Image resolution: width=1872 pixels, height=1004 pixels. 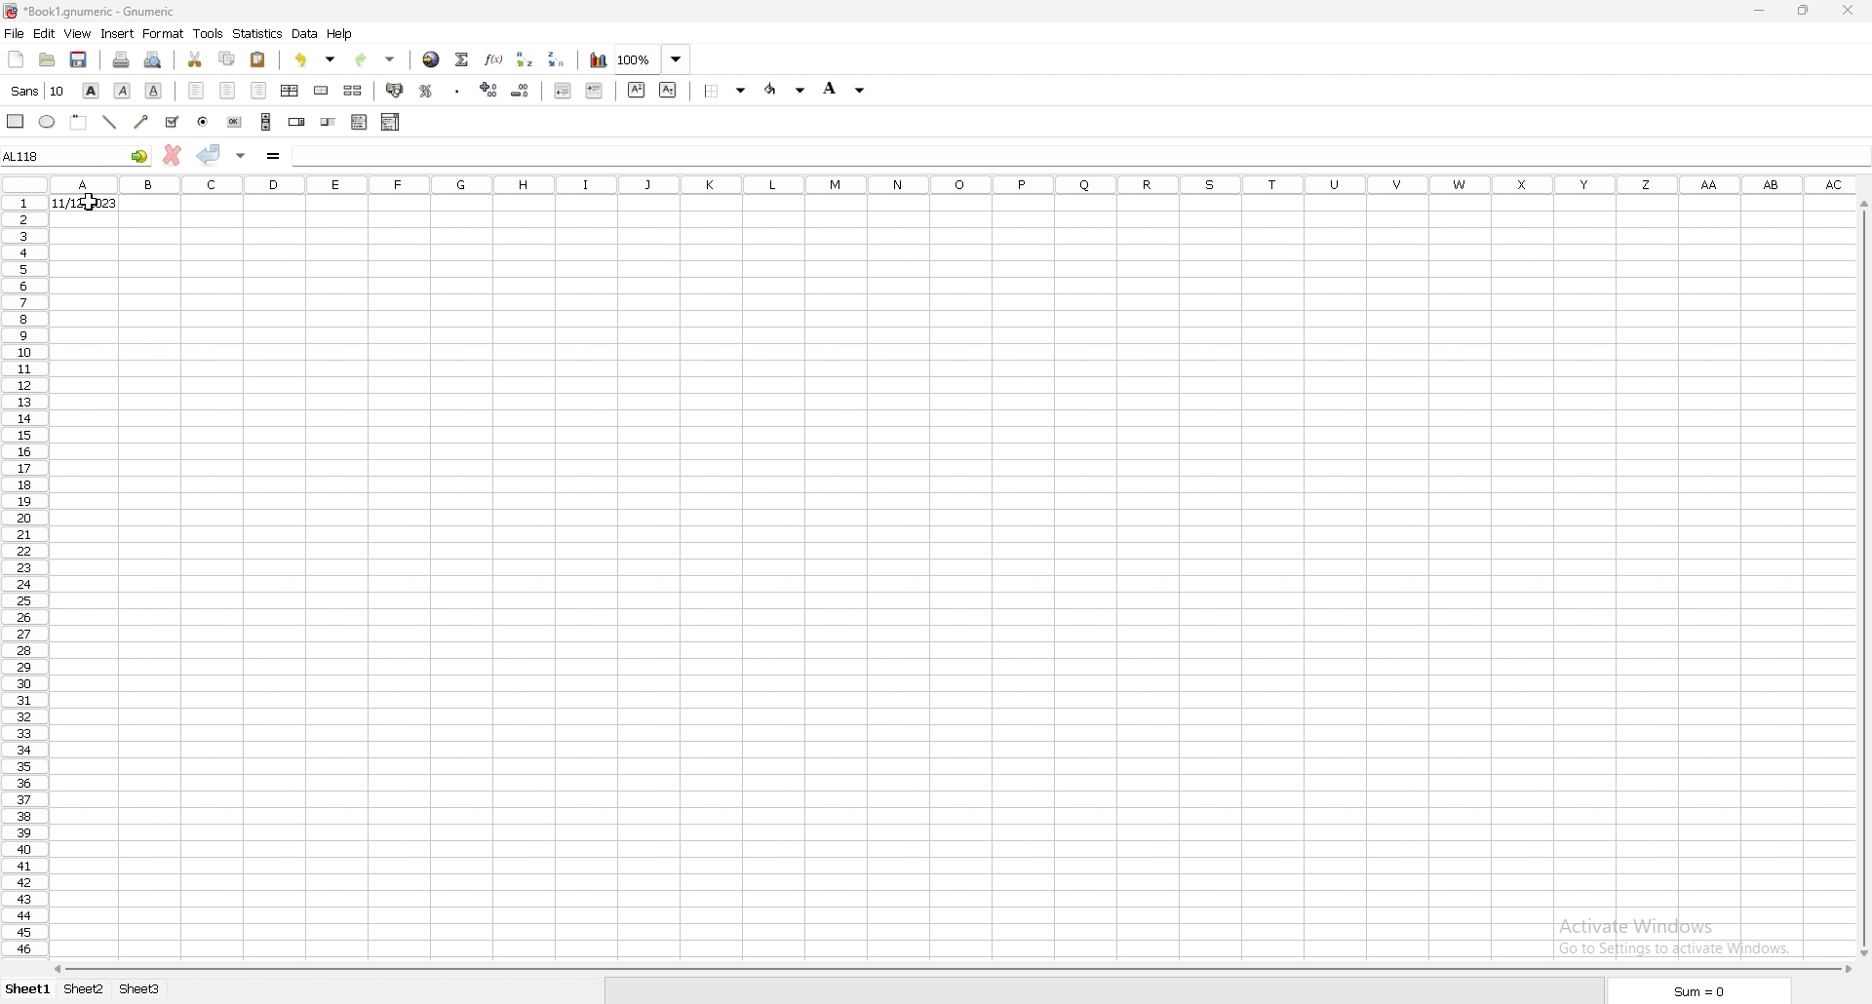 What do you see at coordinates (375, 59) in the screenshot?
I see `redo` at bounding box center [375, 59].